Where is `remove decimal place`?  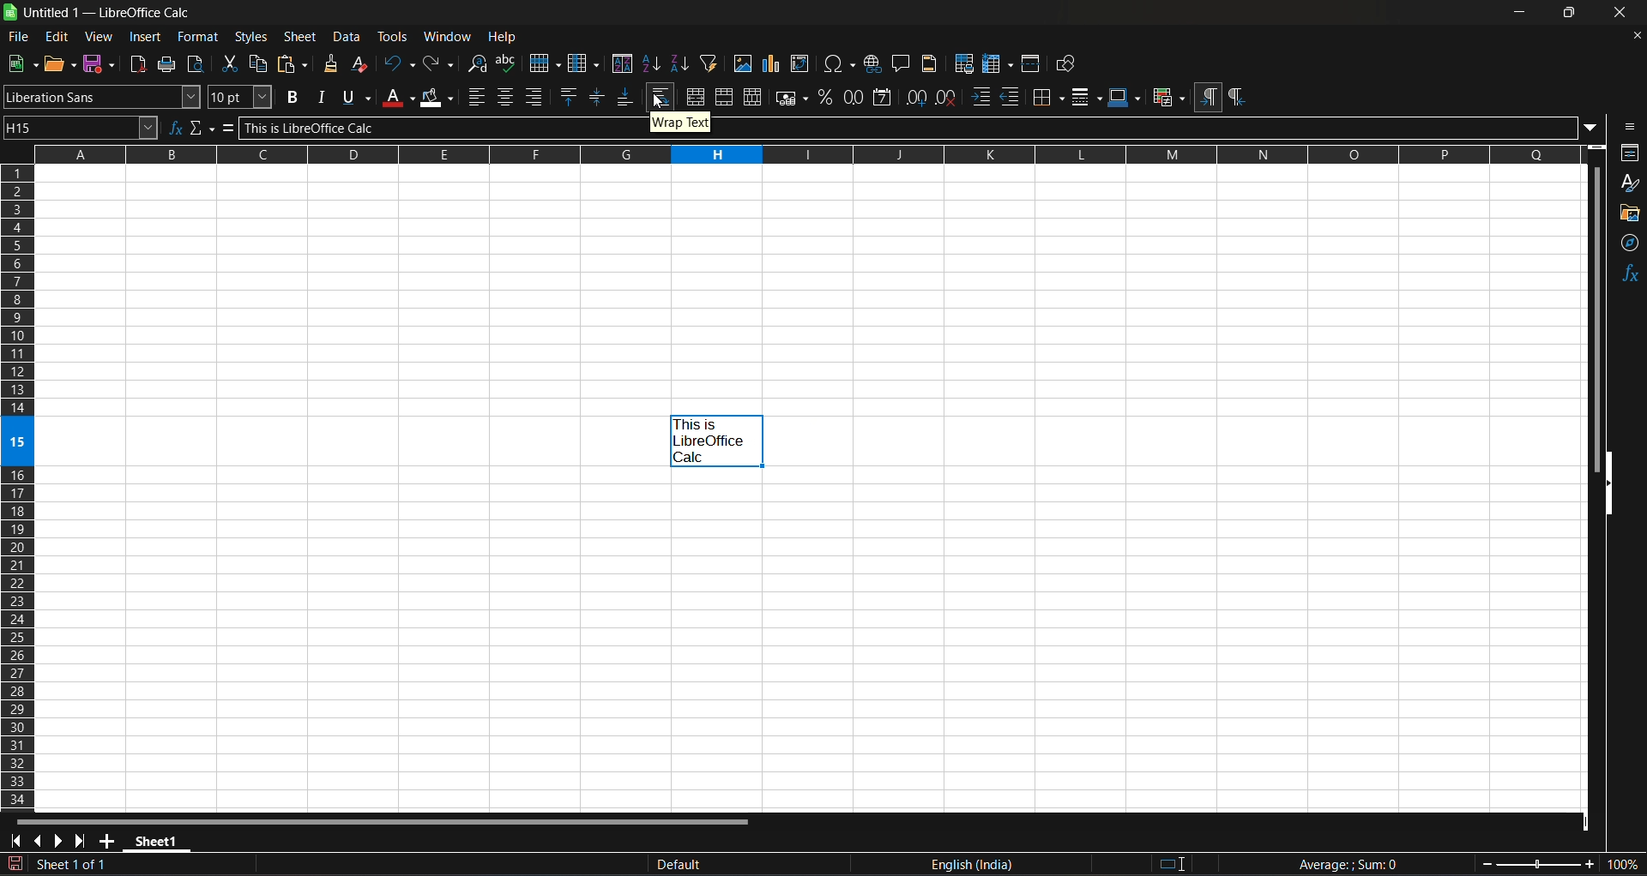 remove decimal place is located at coordinates (948, 98).